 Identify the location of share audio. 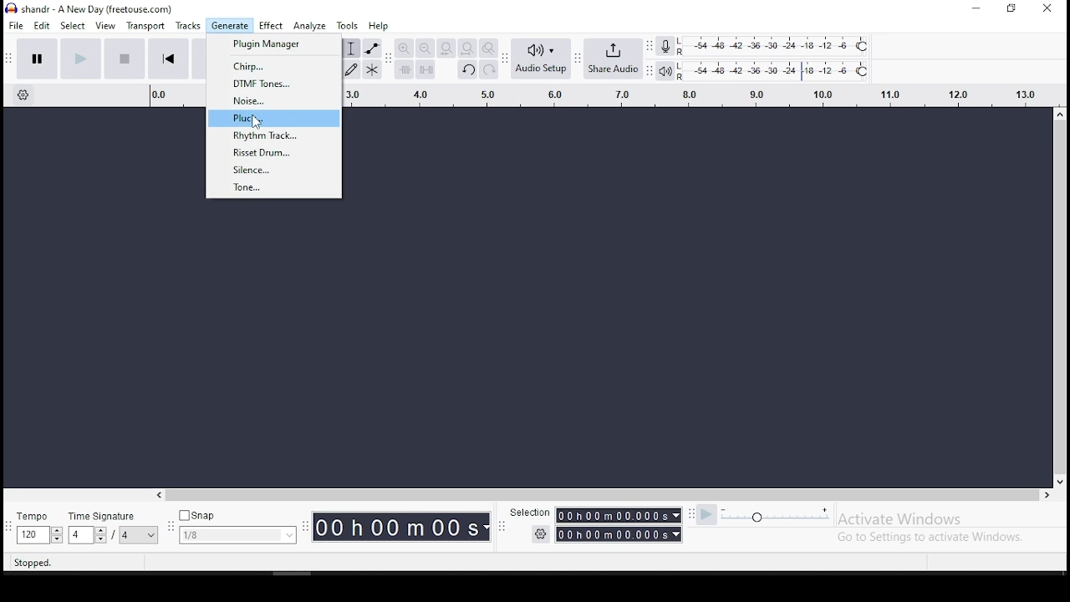
(613, 58).